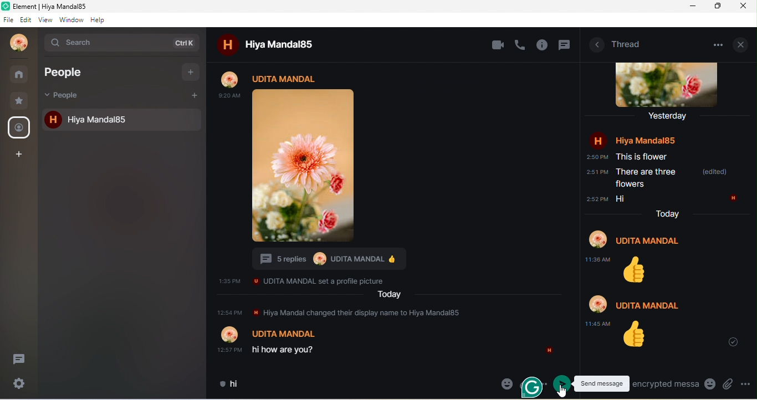  What do you see at coordinates (635, 336) in the screenshot?
I see `Thumbs up emoji` at bounding box center [635, 336].